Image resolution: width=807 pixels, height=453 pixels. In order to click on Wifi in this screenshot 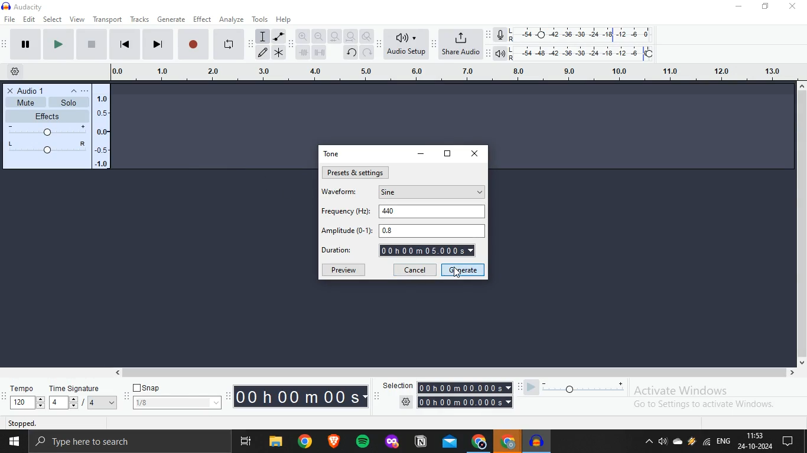, I will do `click(707, 444)`.